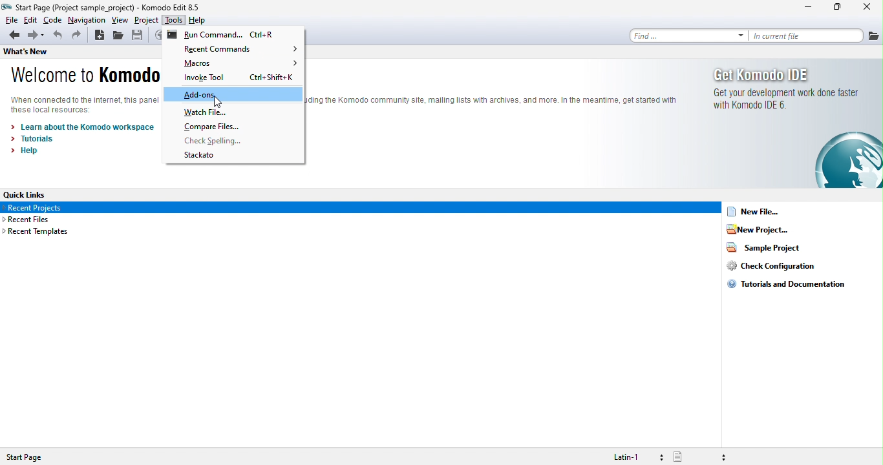  What do you see at coordinates (143, 36) in the screenshot?
I see `save` at bounding box center [143, 36].